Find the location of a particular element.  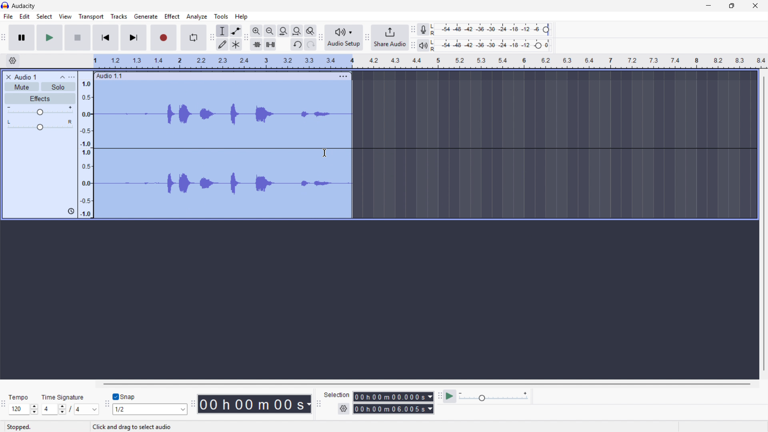

Record  is located at coordinates (164, 38).